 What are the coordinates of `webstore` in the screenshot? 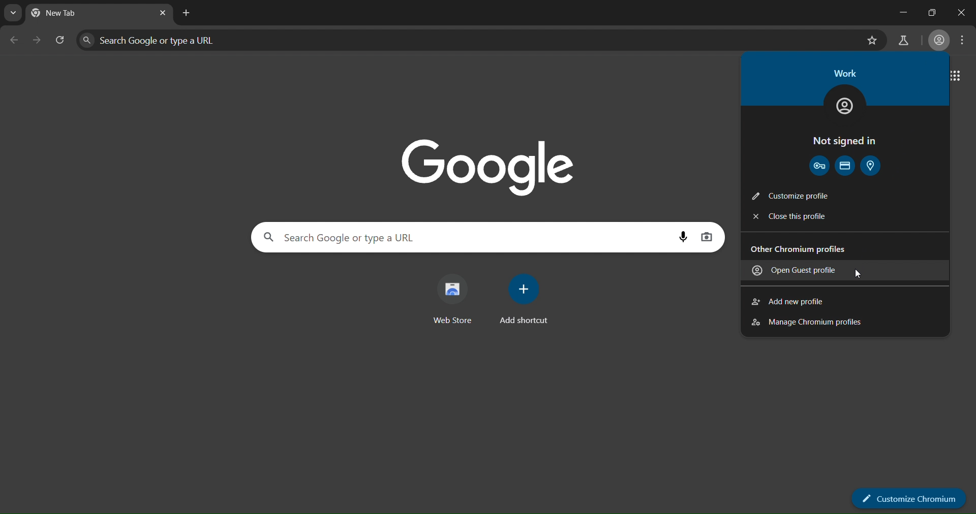 It's located at (455, 300).